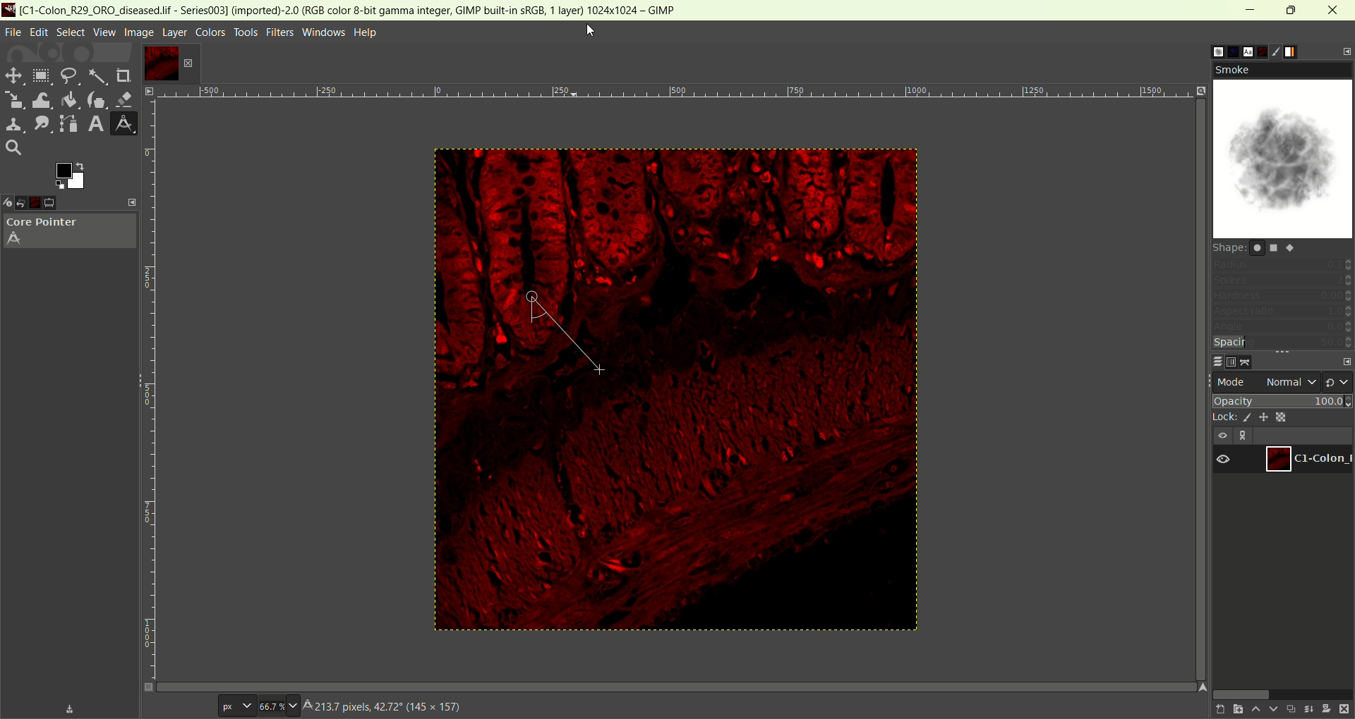 The image size is (1355, 719). Describe the element at coordinates (529, 298) in the screenshot. I see `cursor` at that location.